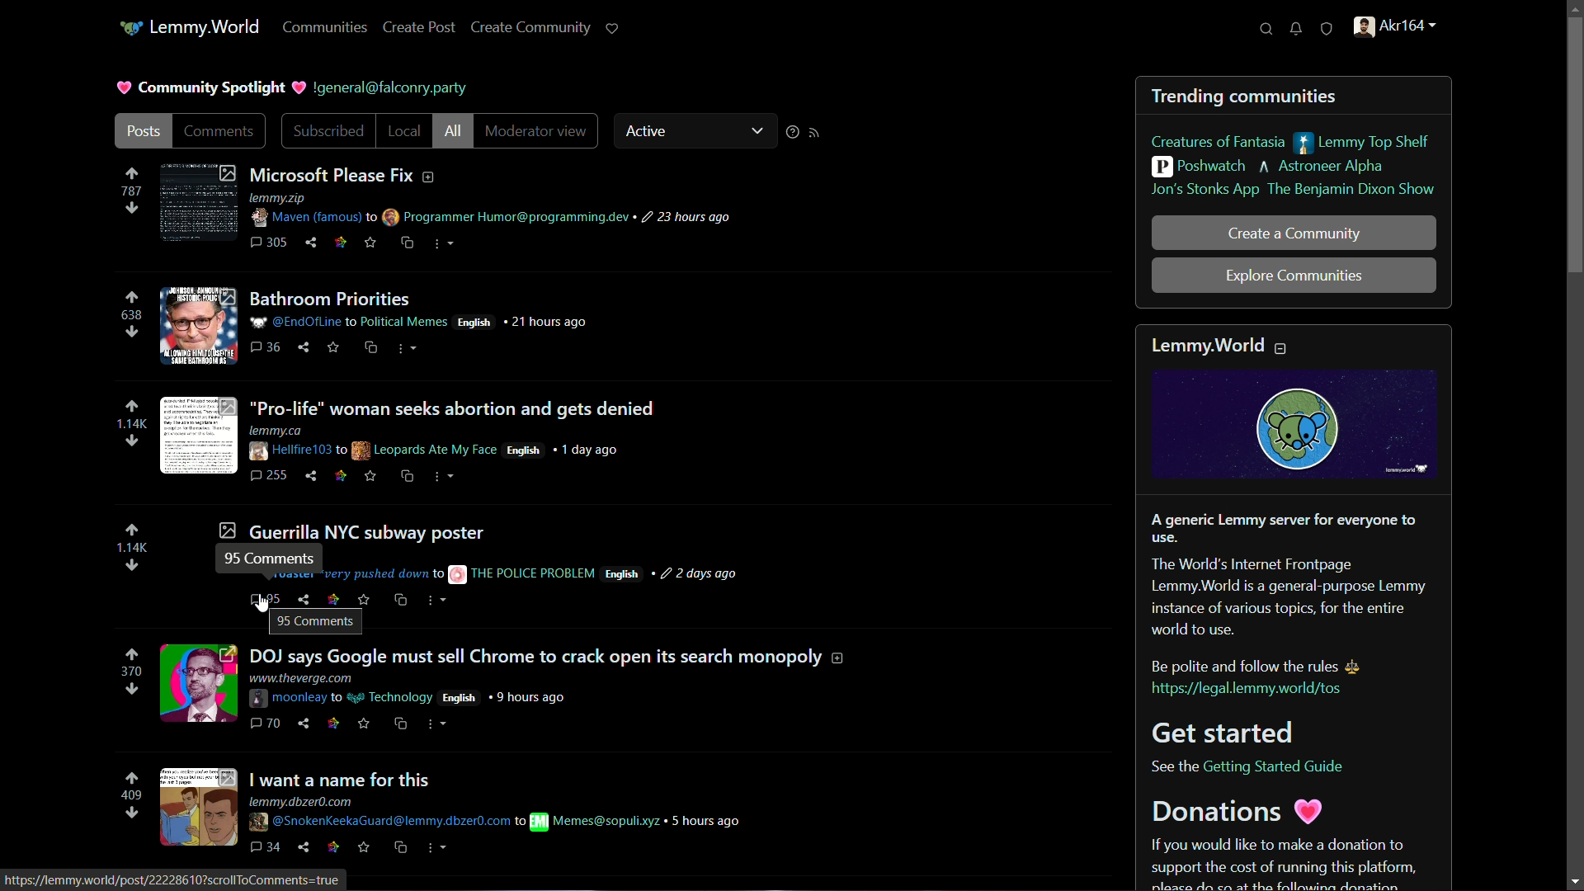 The image size is (1584, 891). Describe the element at coordinates (363, 597) in the screenshot. I see `save` at that location.